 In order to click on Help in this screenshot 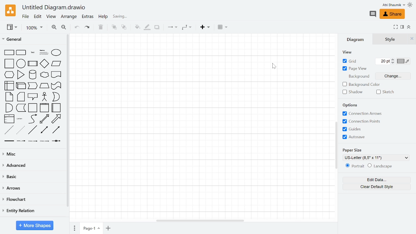, I will do `click(104, 17)`.